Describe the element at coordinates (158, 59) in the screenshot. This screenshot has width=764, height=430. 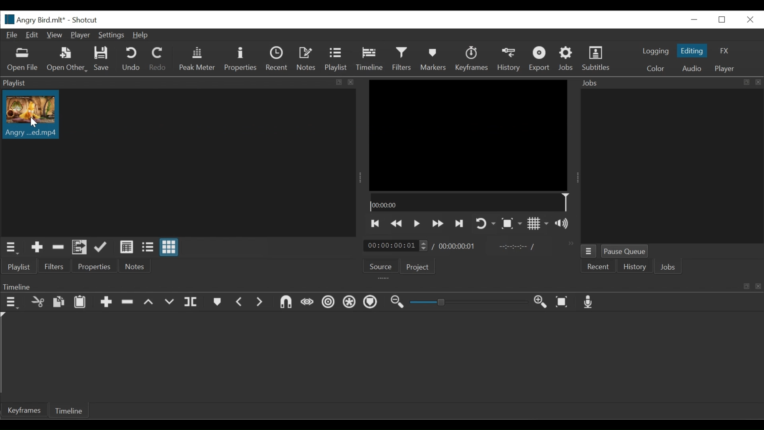
I see `Redo` at that location.